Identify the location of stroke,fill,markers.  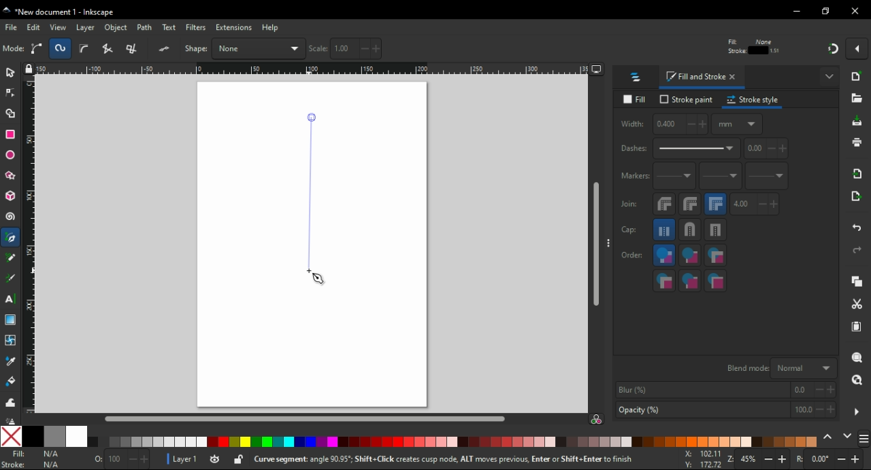
(690, 256).